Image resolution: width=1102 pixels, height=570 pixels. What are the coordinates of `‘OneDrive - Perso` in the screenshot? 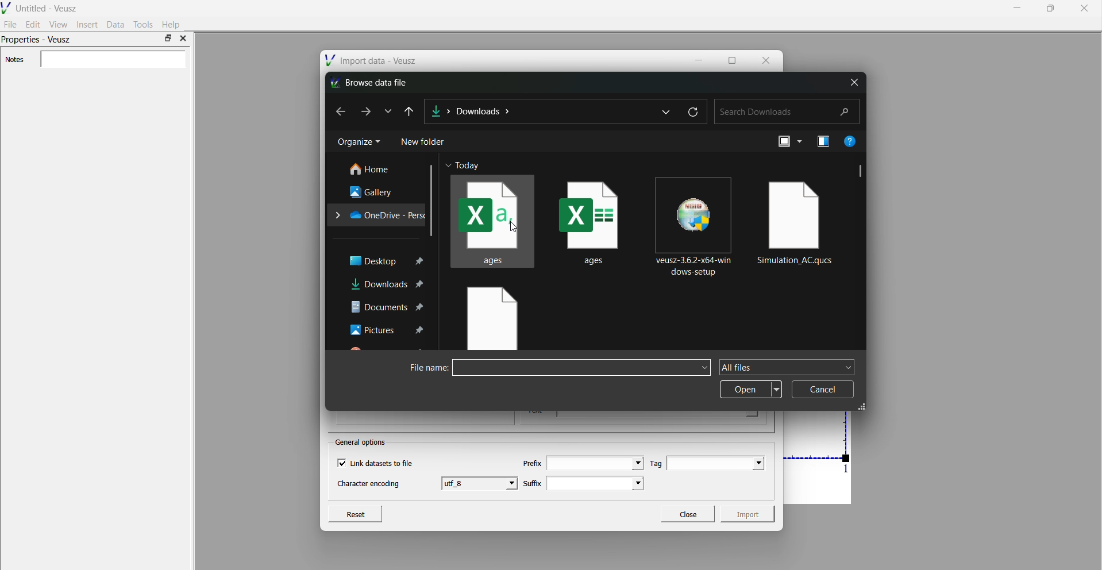 It's located at (379, 214).